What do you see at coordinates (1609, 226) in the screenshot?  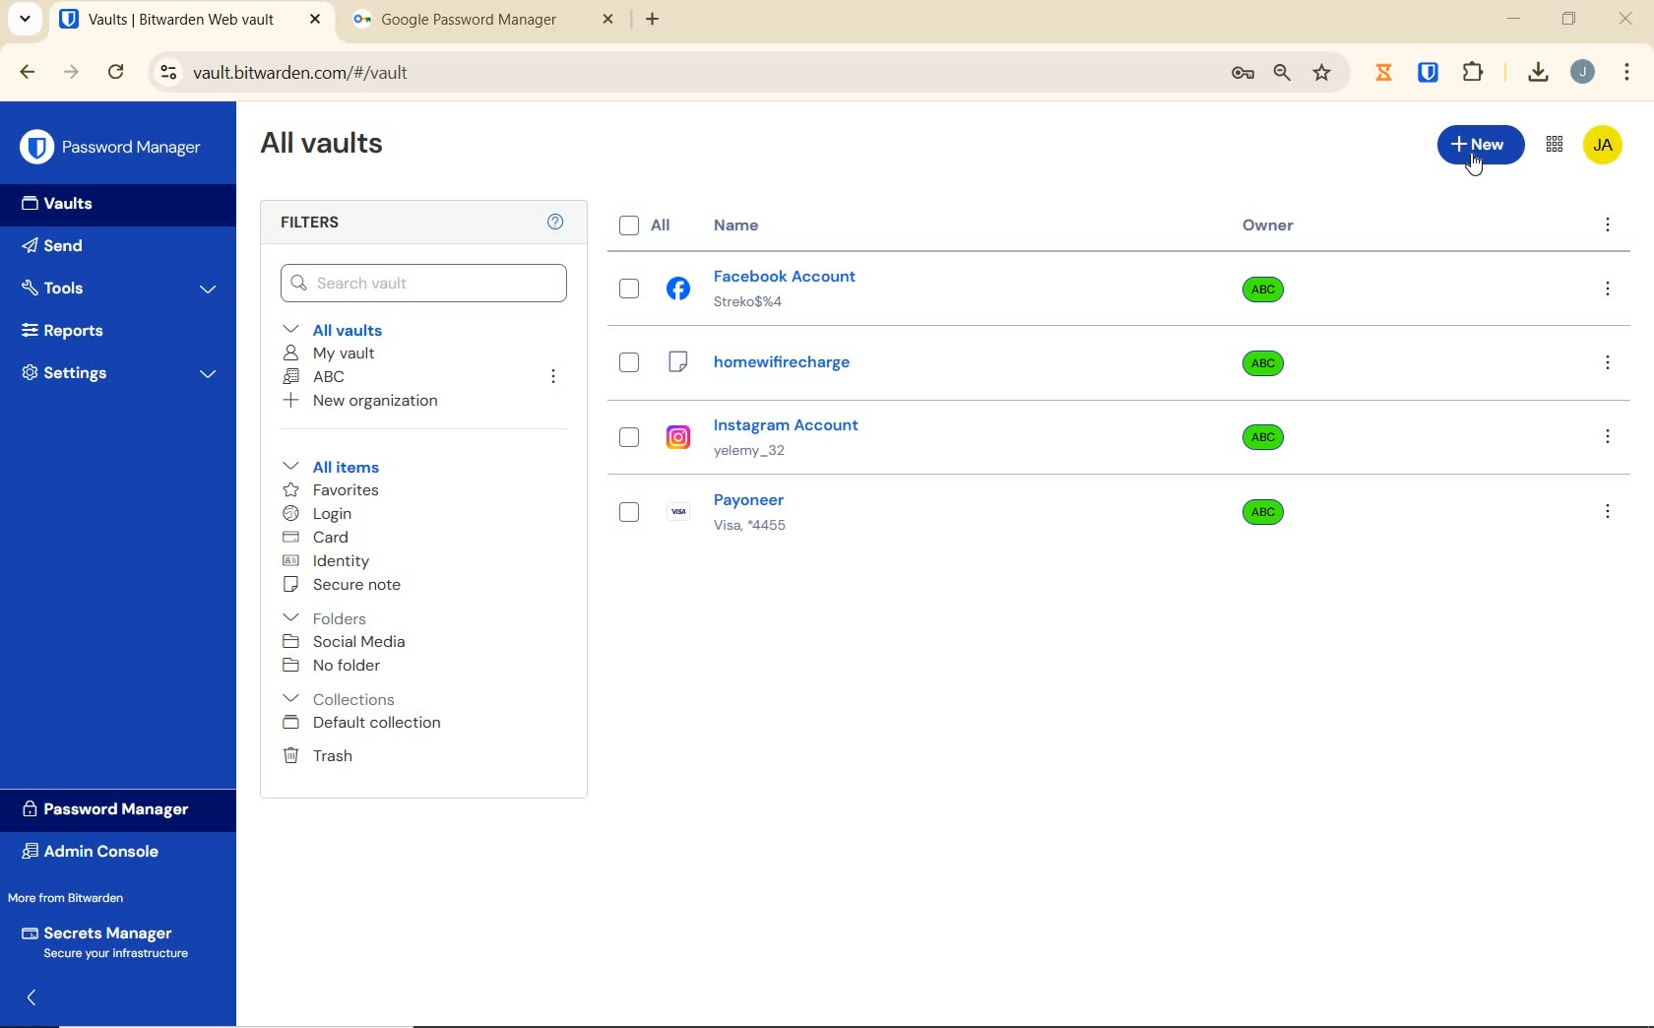 I see `more option` at bounding box center [1609, 226].